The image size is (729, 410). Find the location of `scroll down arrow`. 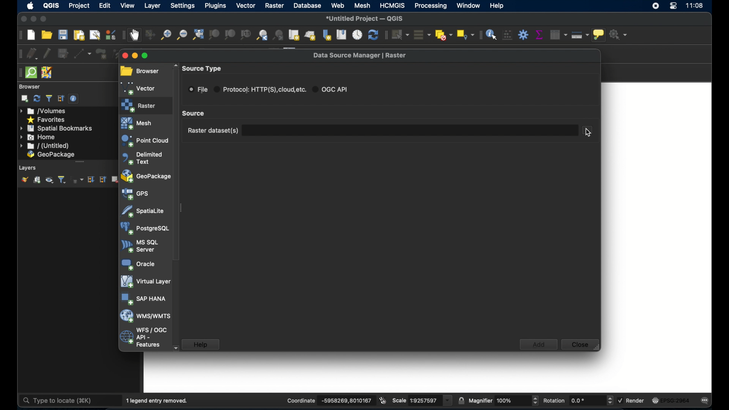

scroll down arrow is located at coordinates (175, 347).